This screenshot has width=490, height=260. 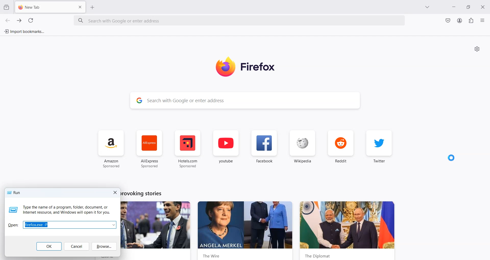 What do you see at coordinates (43, 7) in the screenshot?
I see `New Tab` at bounding box center [43, 7].